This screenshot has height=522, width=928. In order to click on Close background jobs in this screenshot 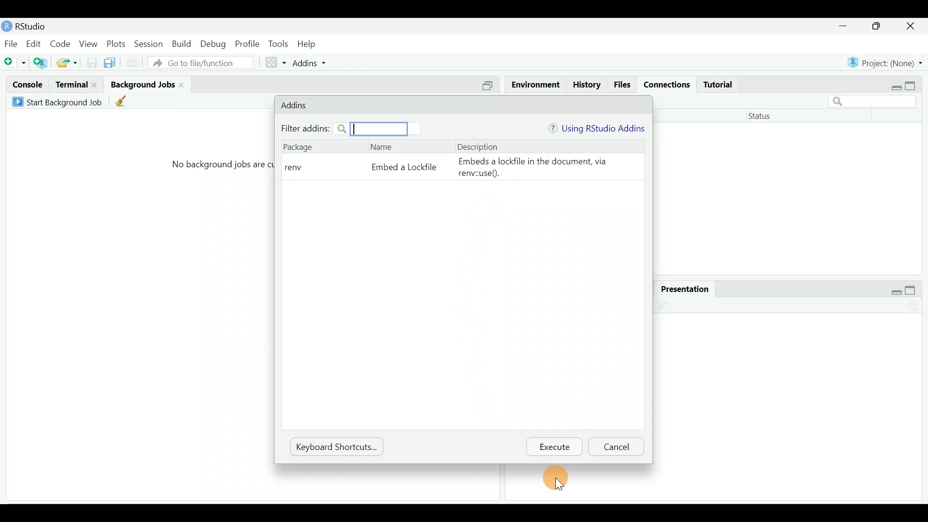, I will do `click(186, 84)`.